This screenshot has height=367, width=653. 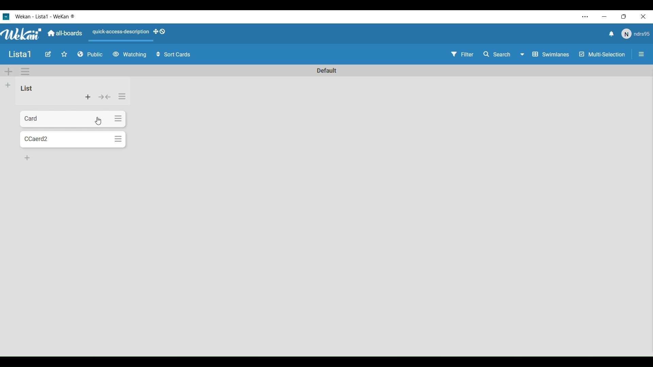 What do you see at coordinates (118, 119) in the screenshot?
I see `Card actions` at bounding box center [118, 119].